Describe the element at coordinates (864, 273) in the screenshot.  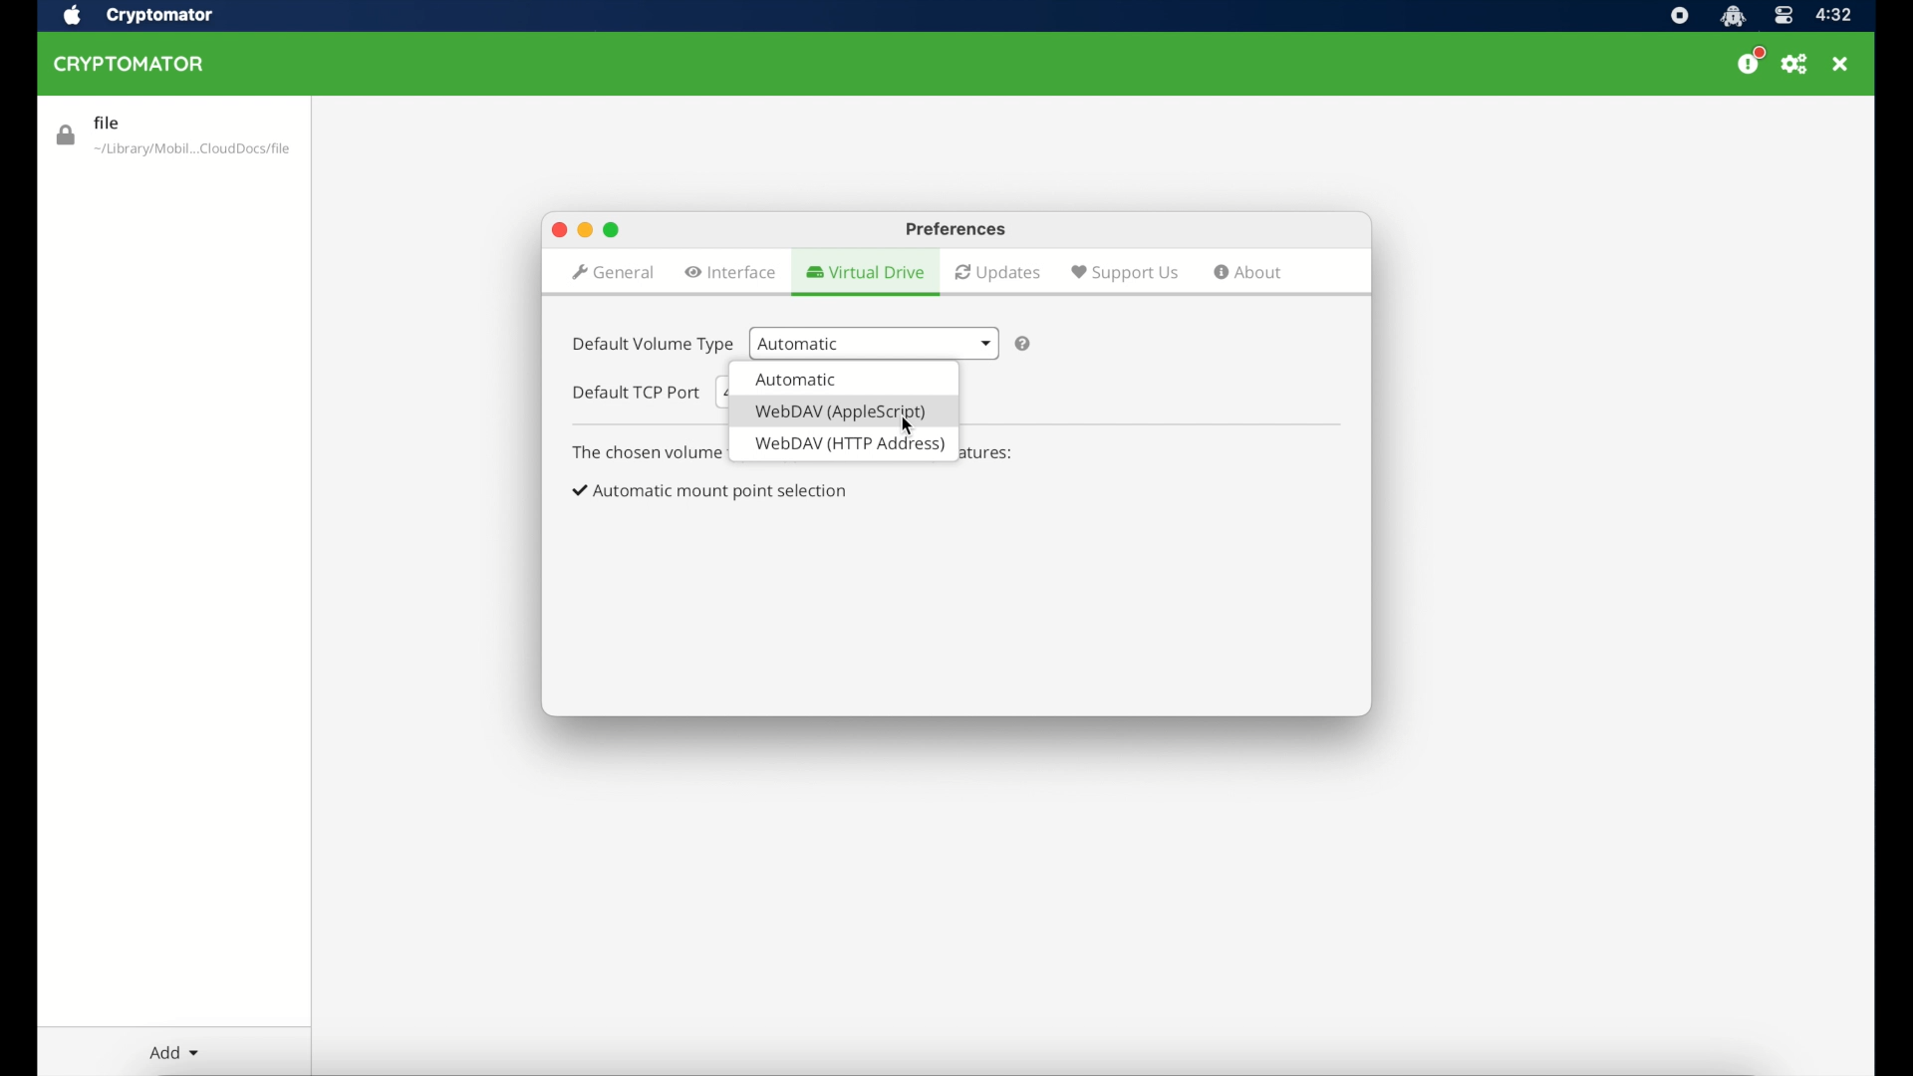
I see `virtual drive highlighted` at that location.